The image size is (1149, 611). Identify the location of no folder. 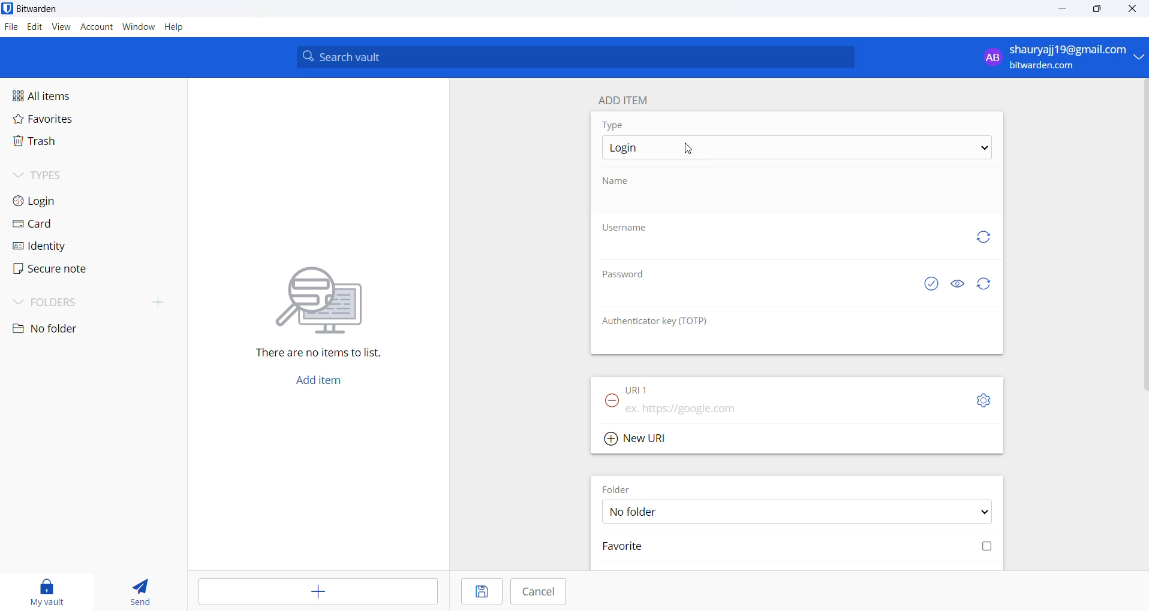
(71, 329).